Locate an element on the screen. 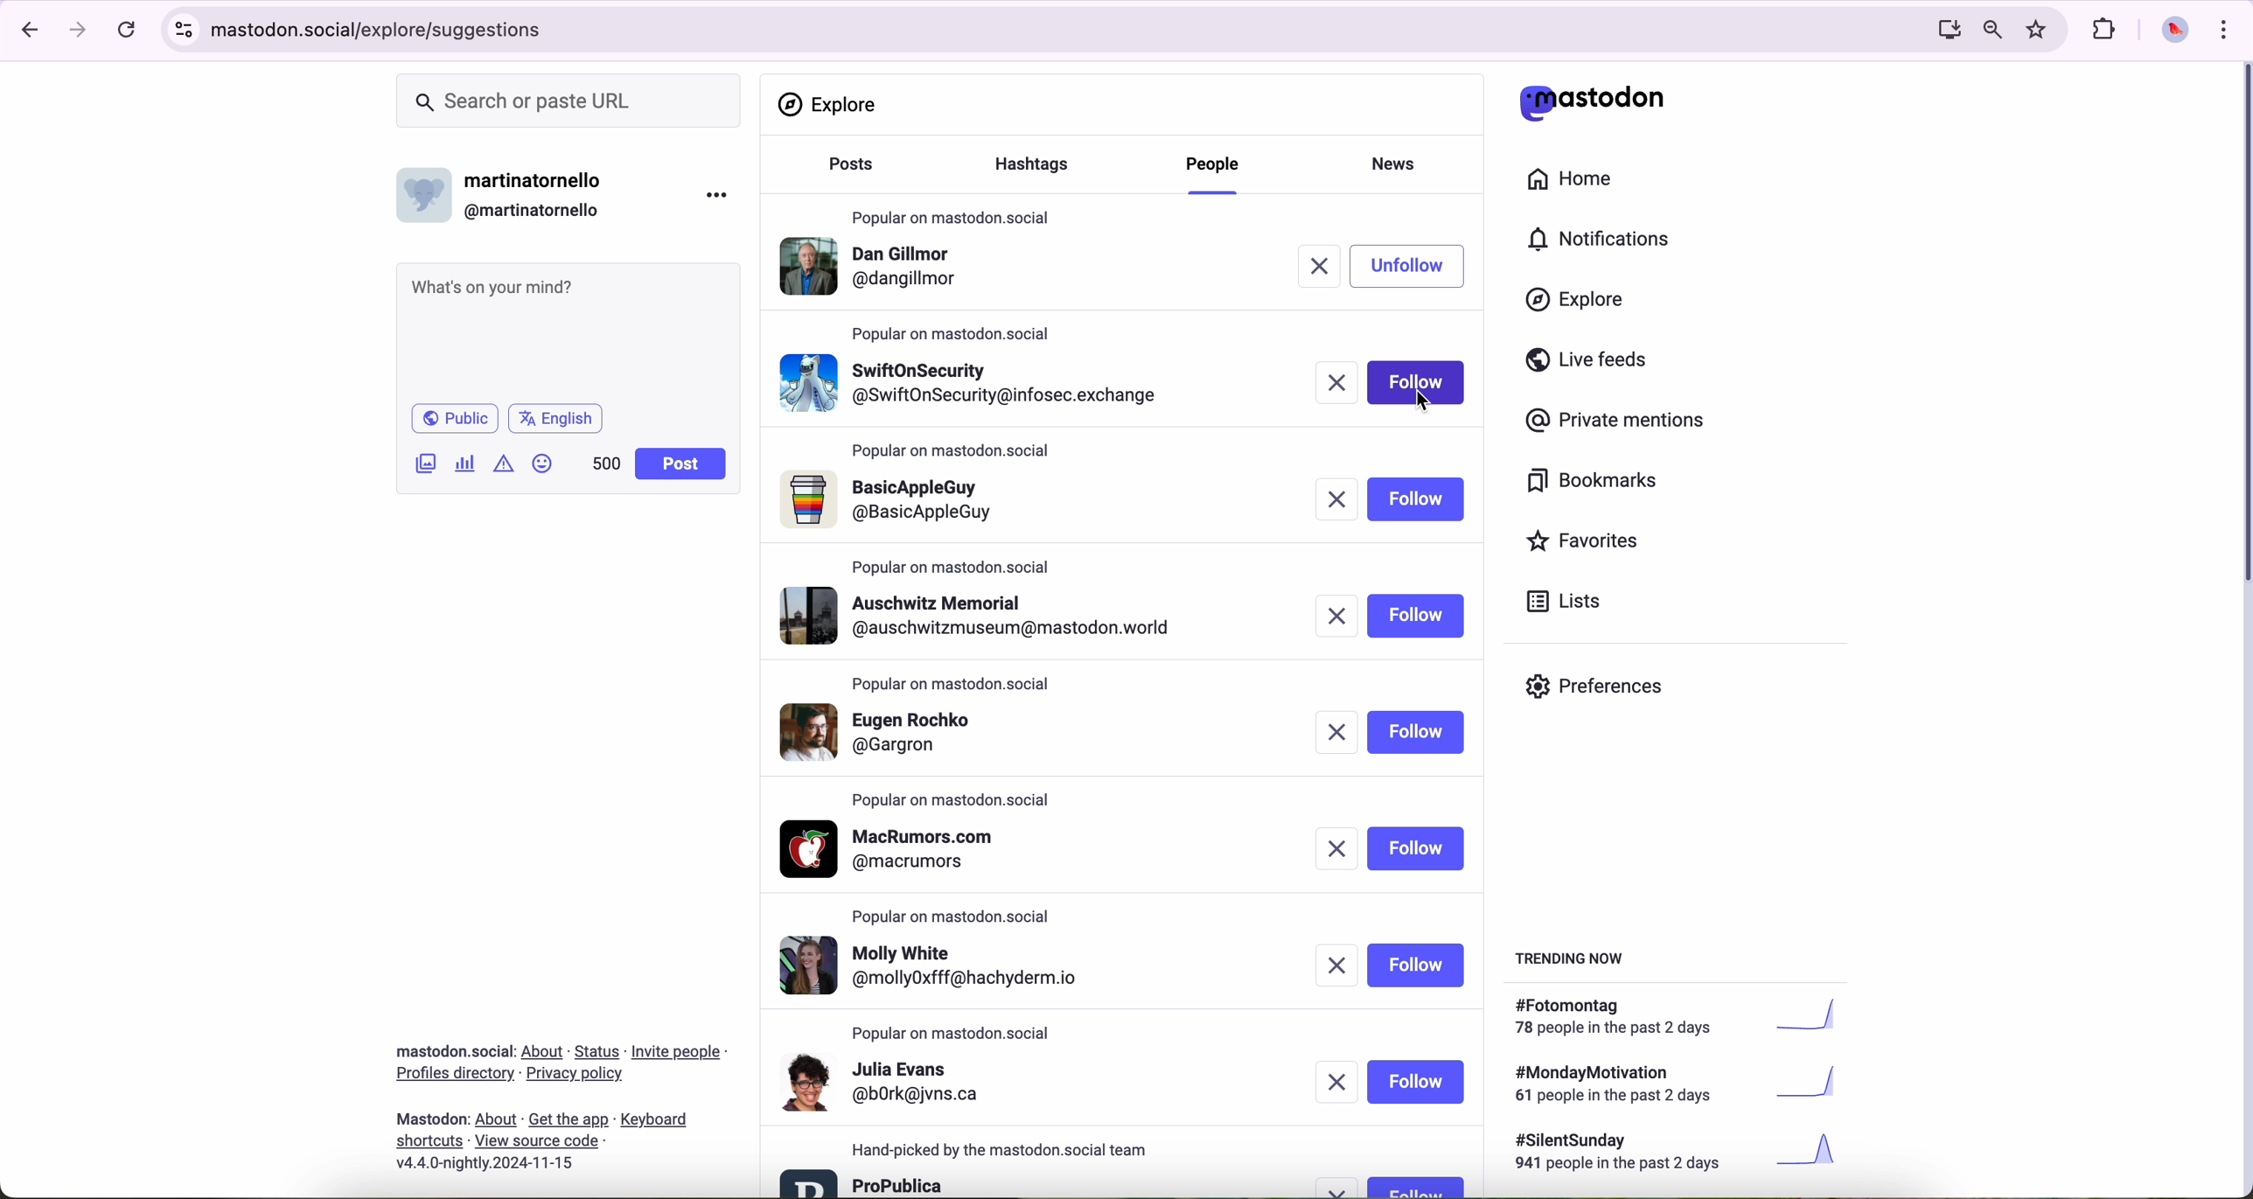 The image size is (2253, 1199). scroll bar is located at coordinates (2239, 328).